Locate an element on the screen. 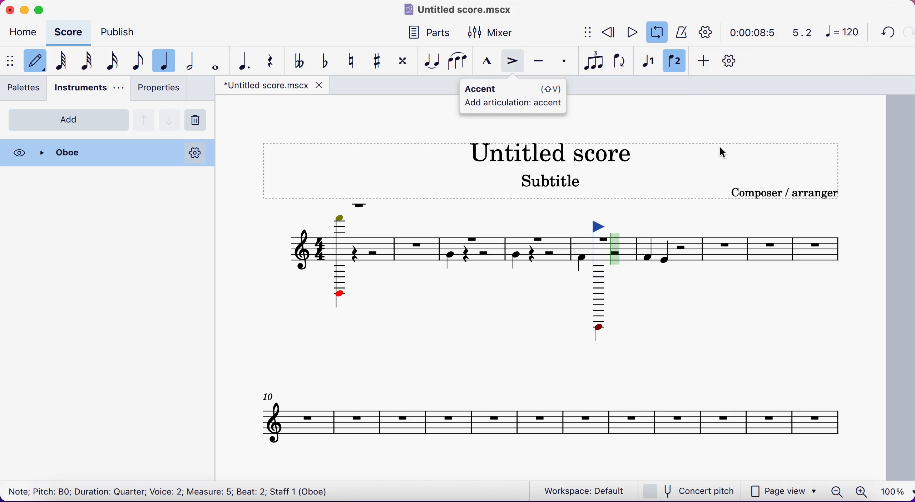 Image resolution: width=915 pixels, height=502 pixels. play is located at coordinates (632, 31).